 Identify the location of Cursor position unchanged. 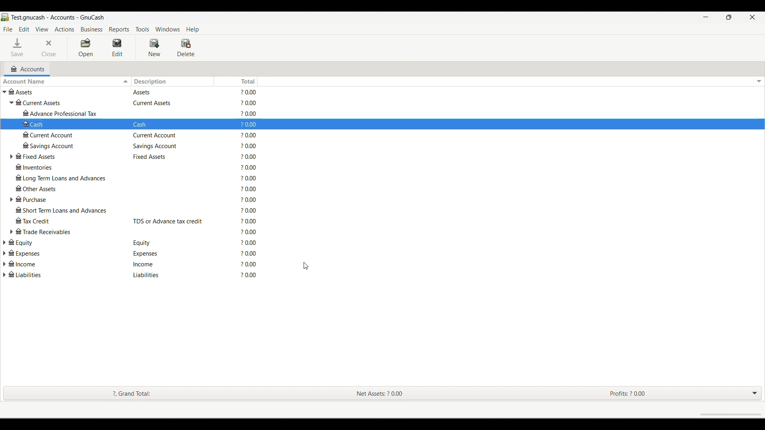
(306, 266).